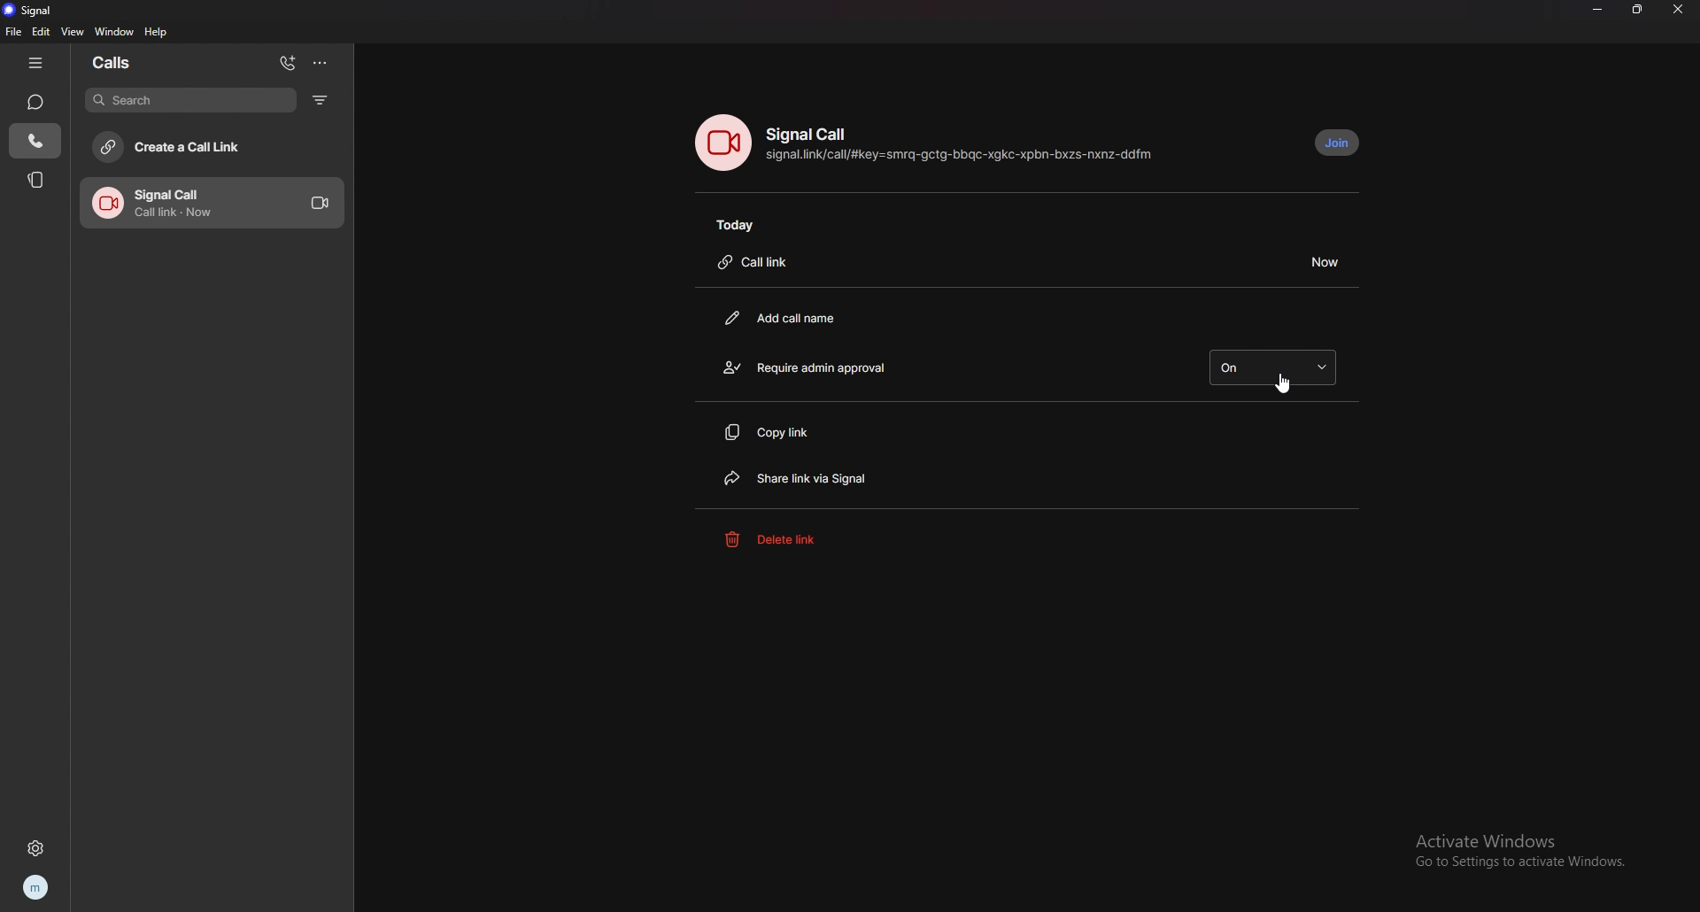  Describe the element at coordinates (35, 848) in the screenshot. I see `settings` at that location.